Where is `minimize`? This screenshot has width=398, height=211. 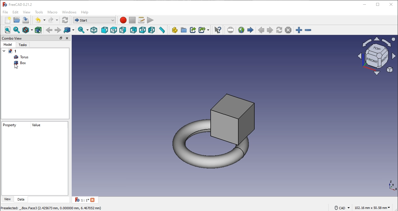
minimize is located at coordinates (365, 4).